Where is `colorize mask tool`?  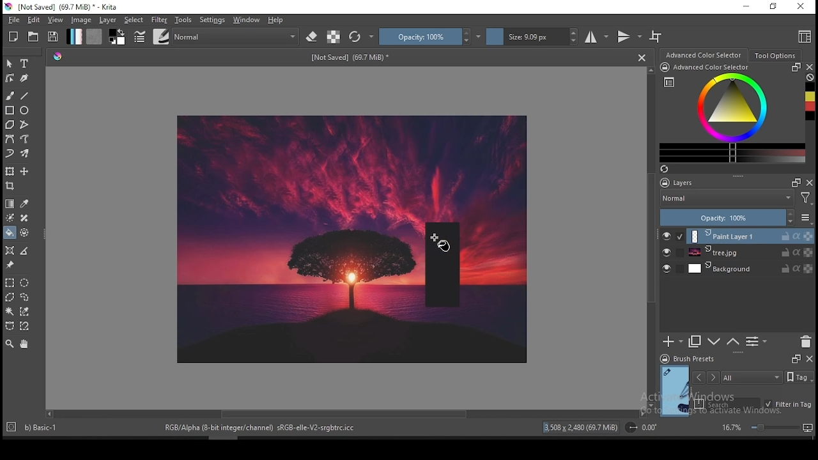
colorize mask tool is located at coordinates (10, 217).